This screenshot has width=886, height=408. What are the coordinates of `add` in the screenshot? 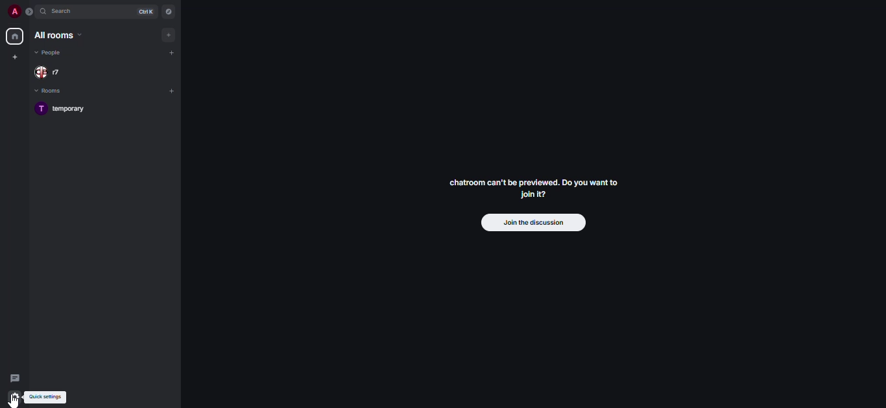 It's located at (173, 53).